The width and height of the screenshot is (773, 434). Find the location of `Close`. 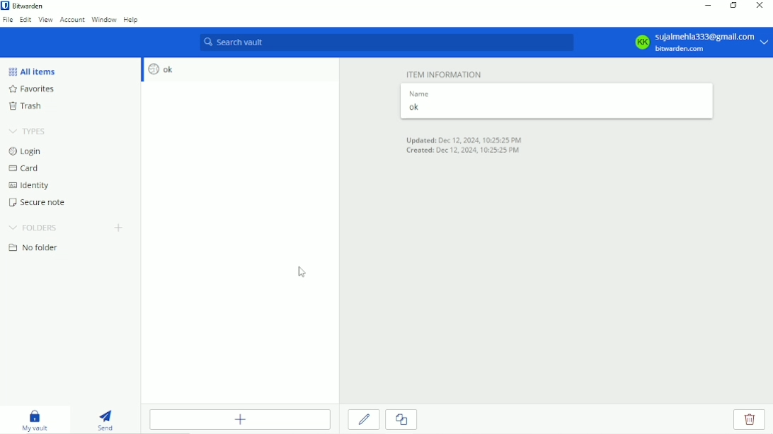

Close is located at coordinates (758, 6).